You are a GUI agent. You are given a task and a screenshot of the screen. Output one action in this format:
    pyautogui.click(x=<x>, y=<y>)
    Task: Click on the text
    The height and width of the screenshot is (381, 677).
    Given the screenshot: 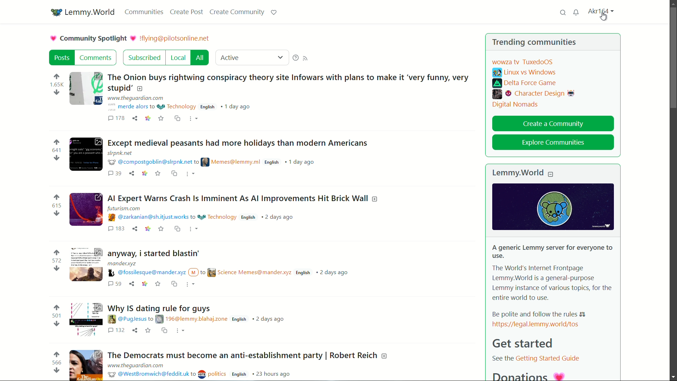 What is the action you would take?
    pyautogui.click(x=533, y=359)
    